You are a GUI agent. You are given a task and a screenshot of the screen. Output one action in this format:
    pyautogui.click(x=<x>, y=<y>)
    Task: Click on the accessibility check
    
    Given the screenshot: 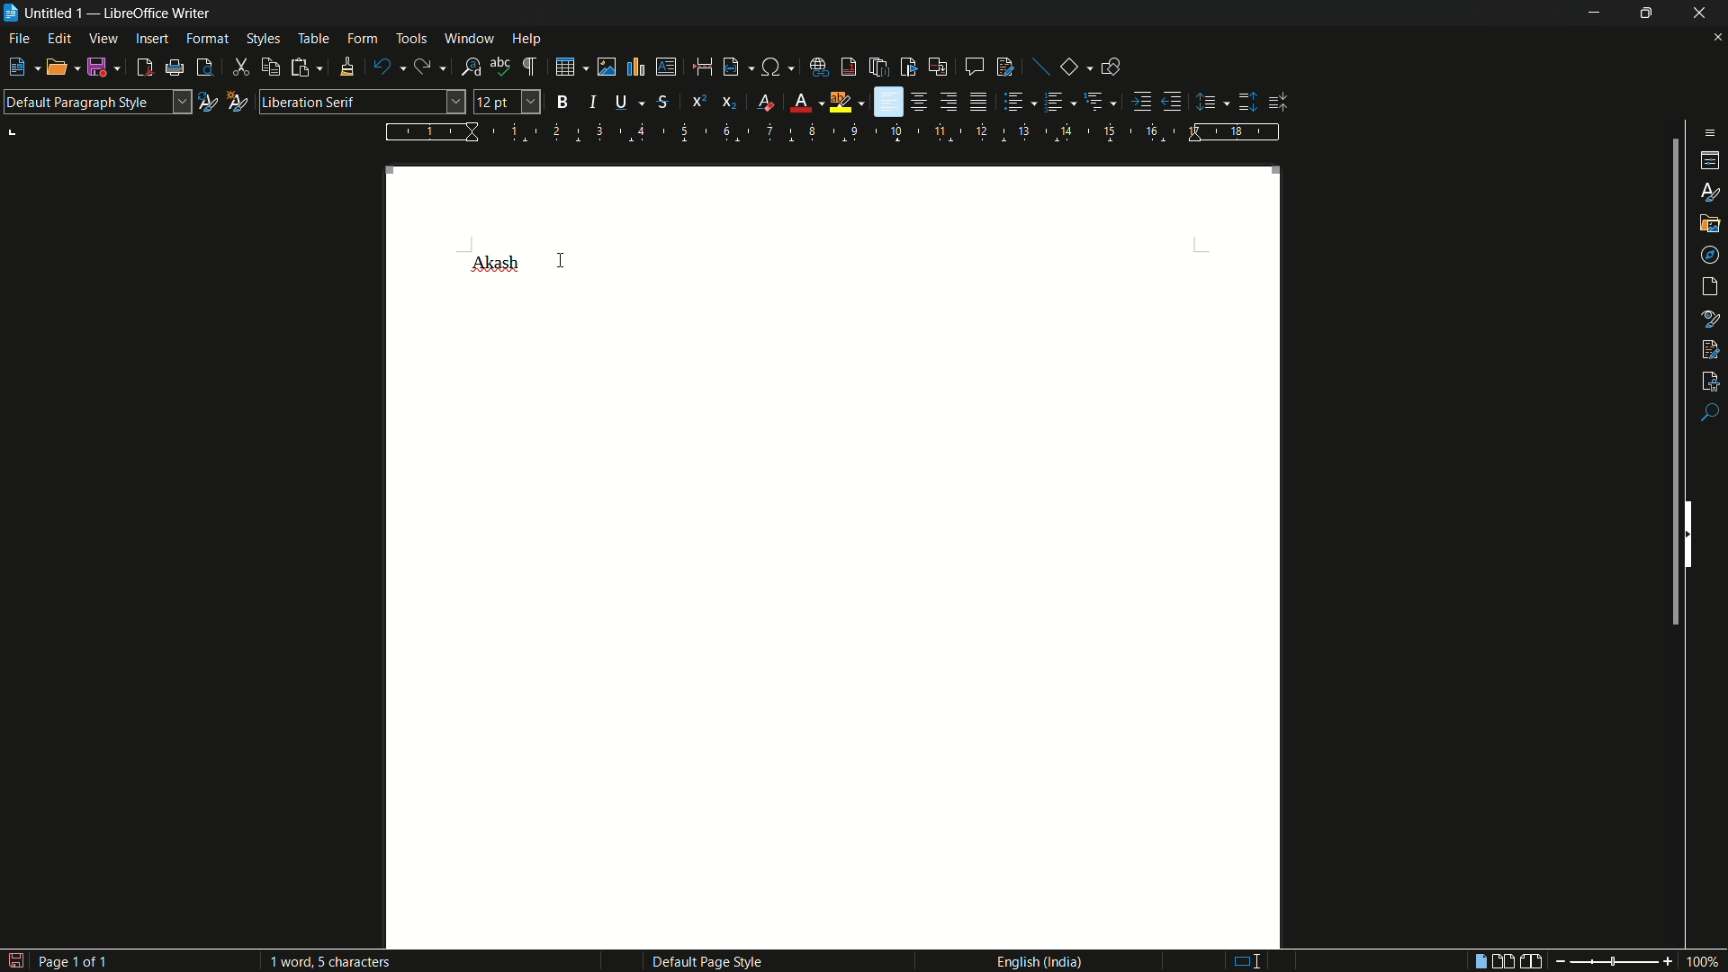 What is the action you would take?
    pyautogui.click(x=1711, y=379)
    